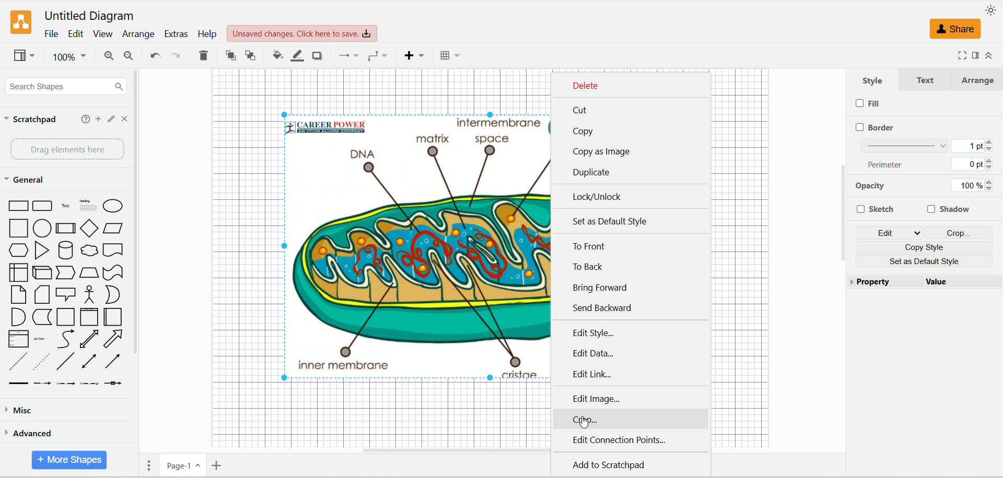 This screenshot has height=478, width=1003. Describe the element at coordinates (66, 273) in the screenshot. I see `Step` at that location.